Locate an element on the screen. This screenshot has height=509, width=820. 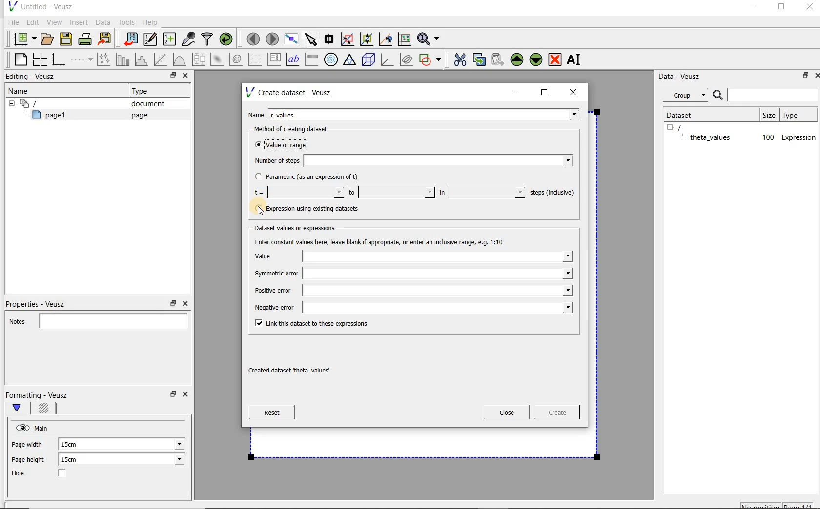
page1 is located at coordinates (53, 117).